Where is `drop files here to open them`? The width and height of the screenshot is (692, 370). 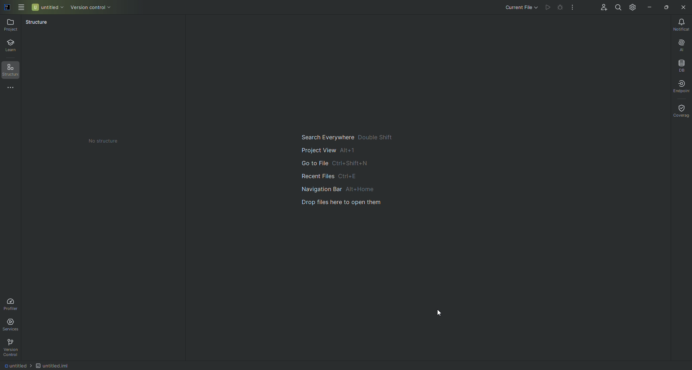
drop files here to open them is located at coordinates (353, 207).